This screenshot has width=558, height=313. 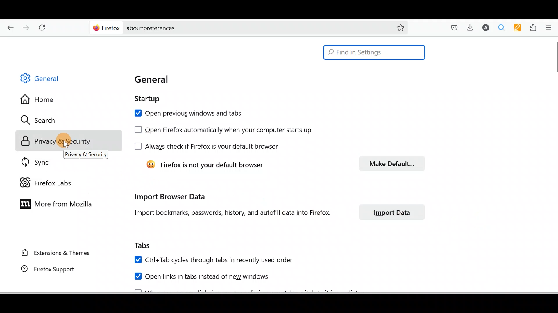 I want to click on cursor, so click(x=66, y=145).